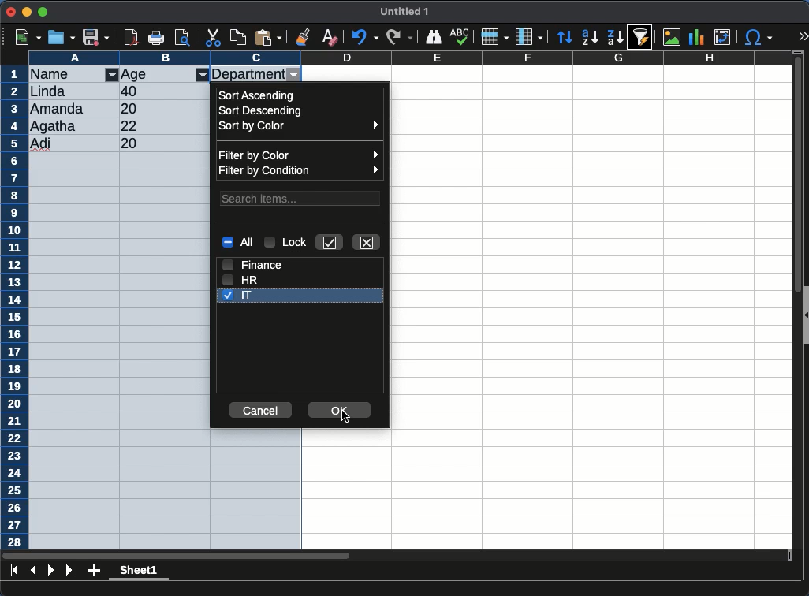  I want to click on save, so click(96, 37).